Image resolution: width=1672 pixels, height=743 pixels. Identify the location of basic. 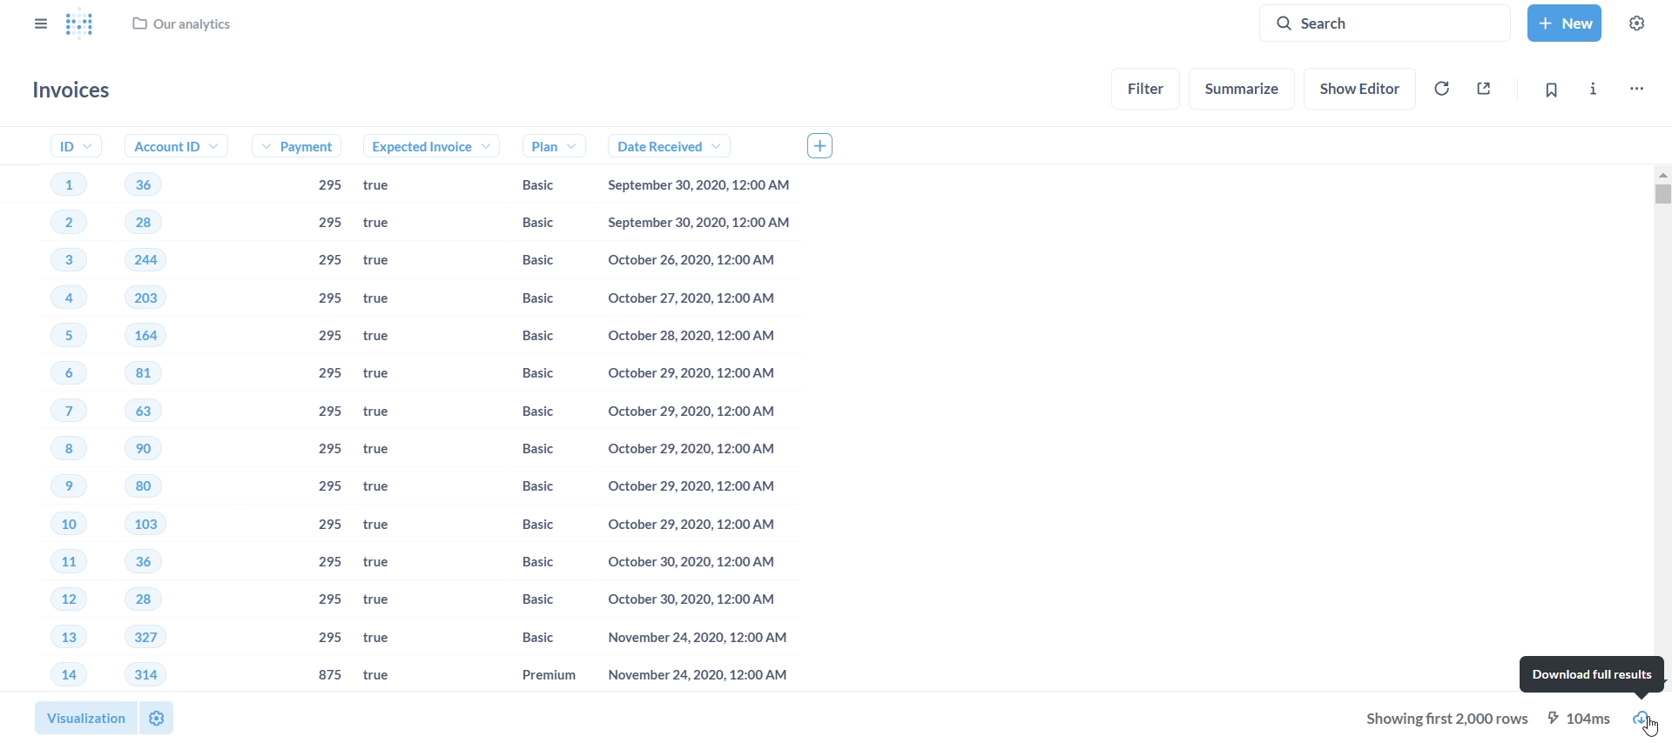
(523, 638).